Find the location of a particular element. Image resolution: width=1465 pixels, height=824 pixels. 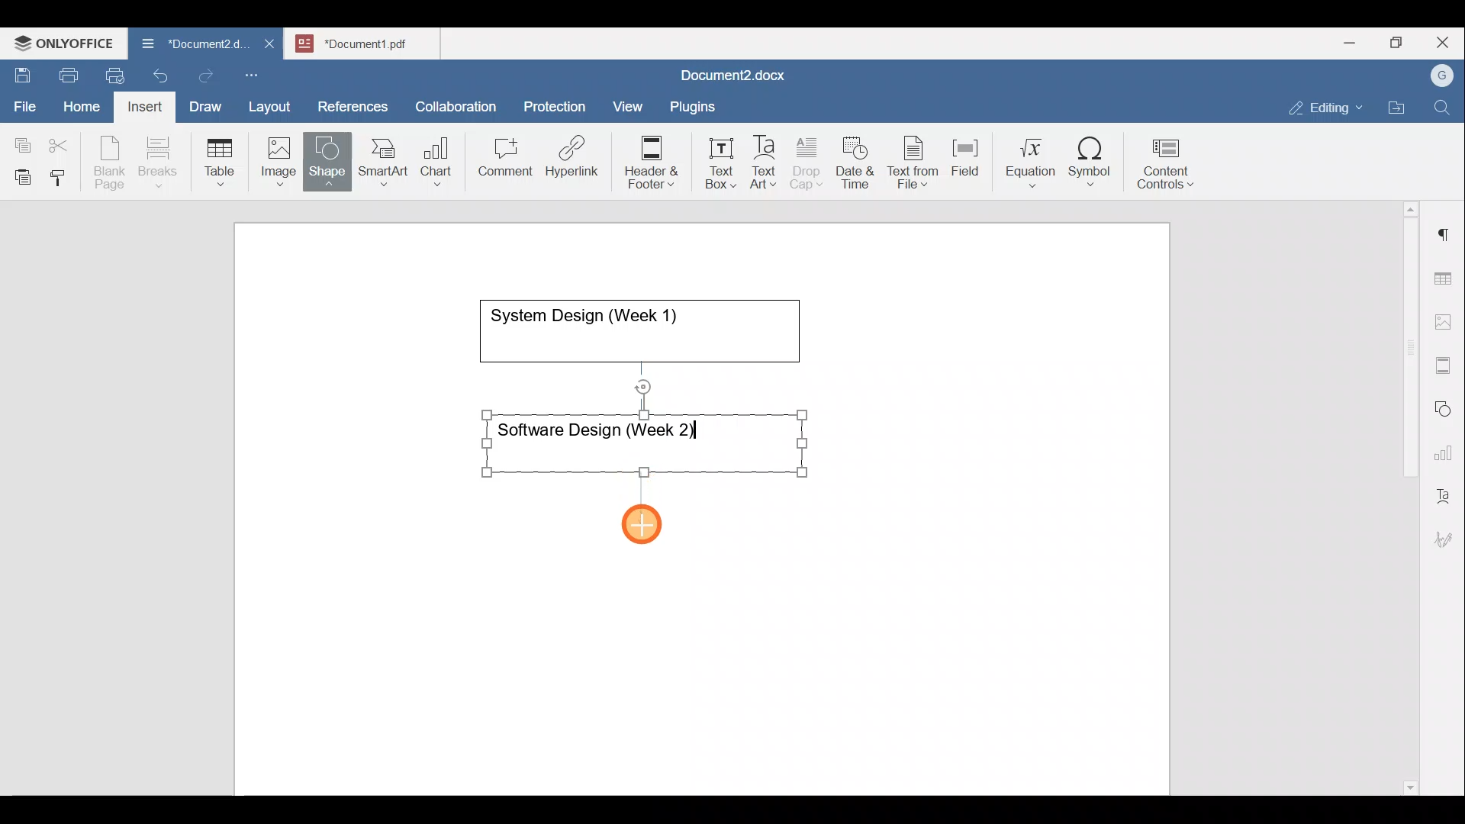

Shapes settings is located at coordinates (1446, 407).